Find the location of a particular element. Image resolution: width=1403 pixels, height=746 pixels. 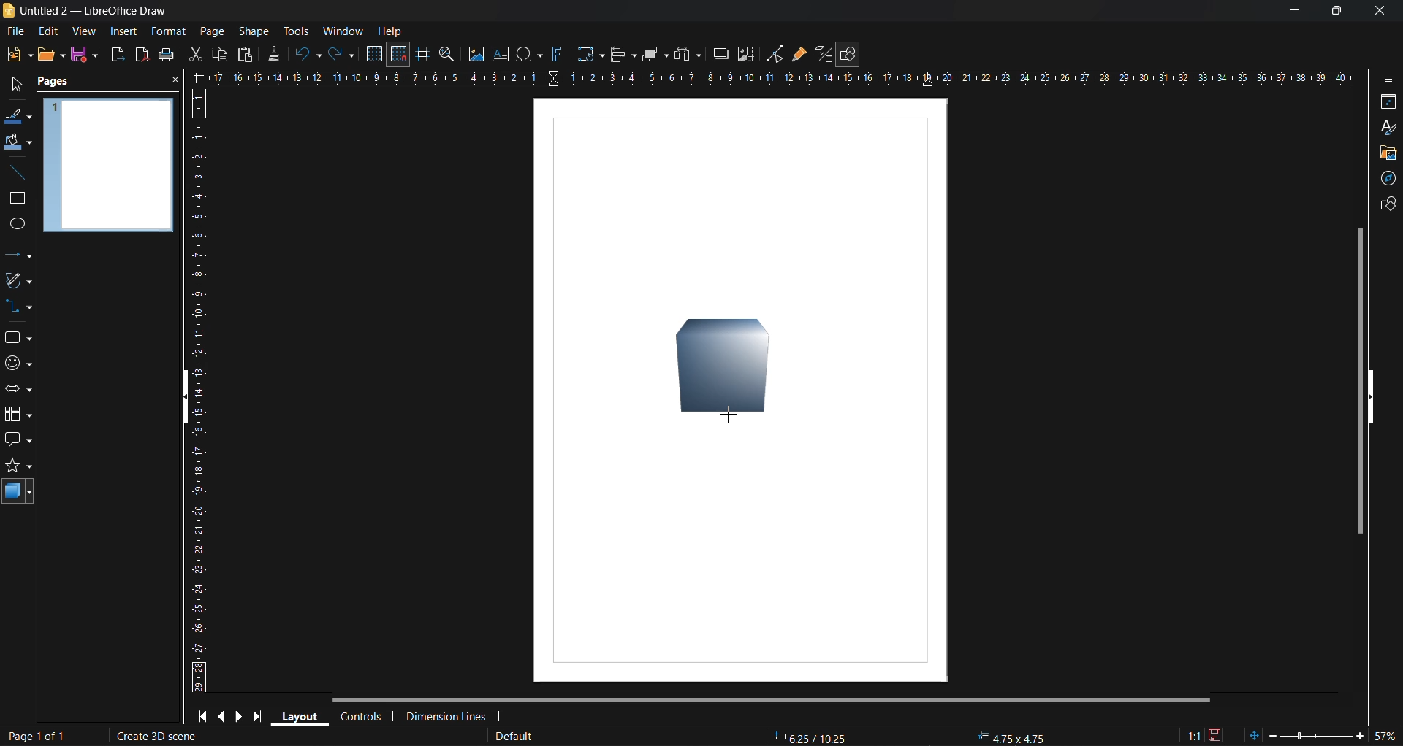

shadow is located at coordinates (719, 53).